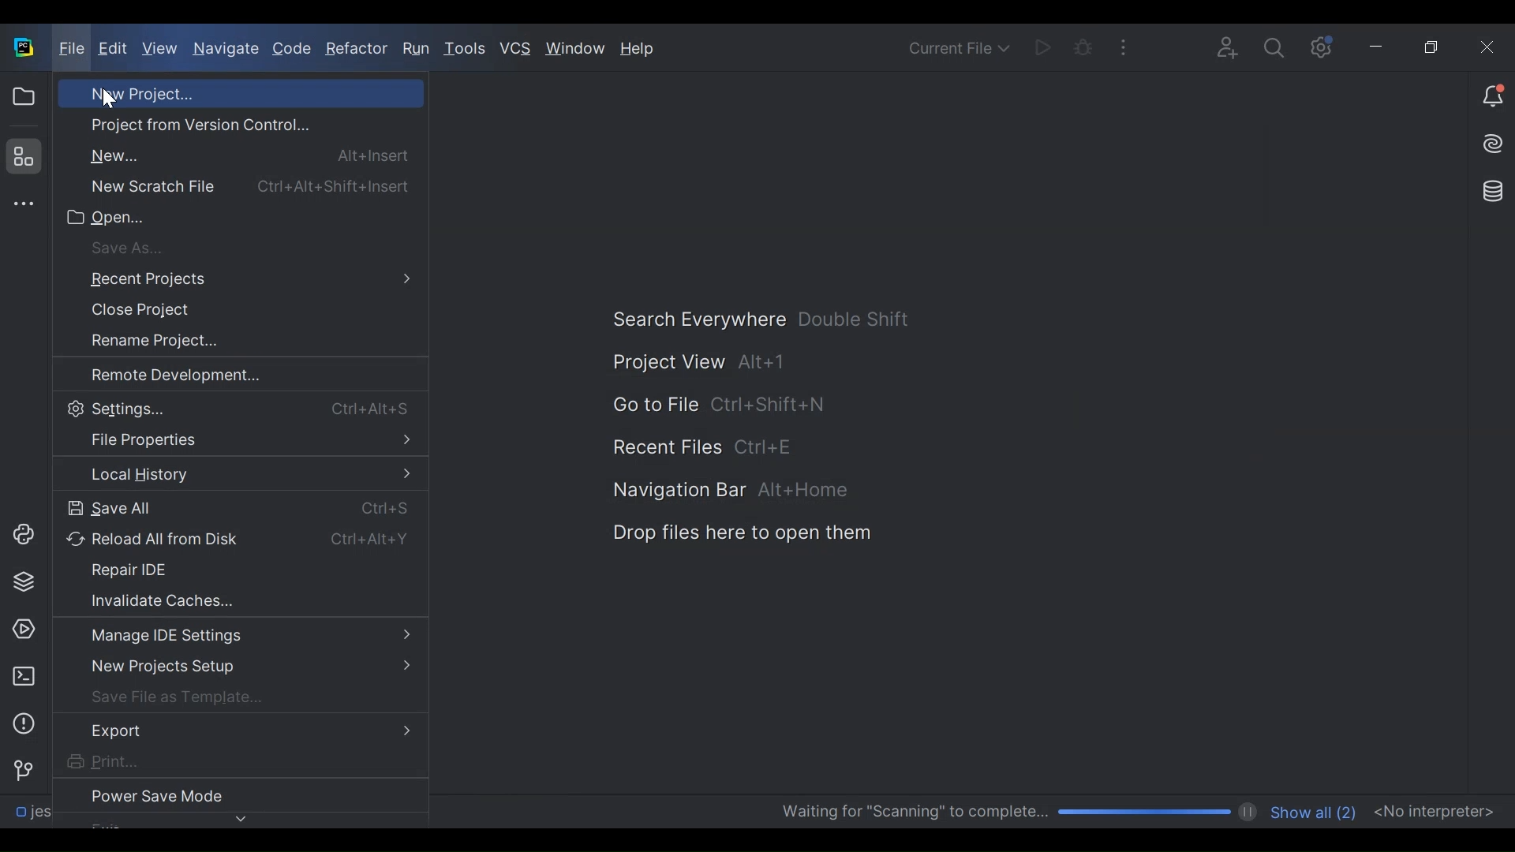 The width and height of the screenshot is (1515, 852). I want to click on Notiication, so click(1493, 97).